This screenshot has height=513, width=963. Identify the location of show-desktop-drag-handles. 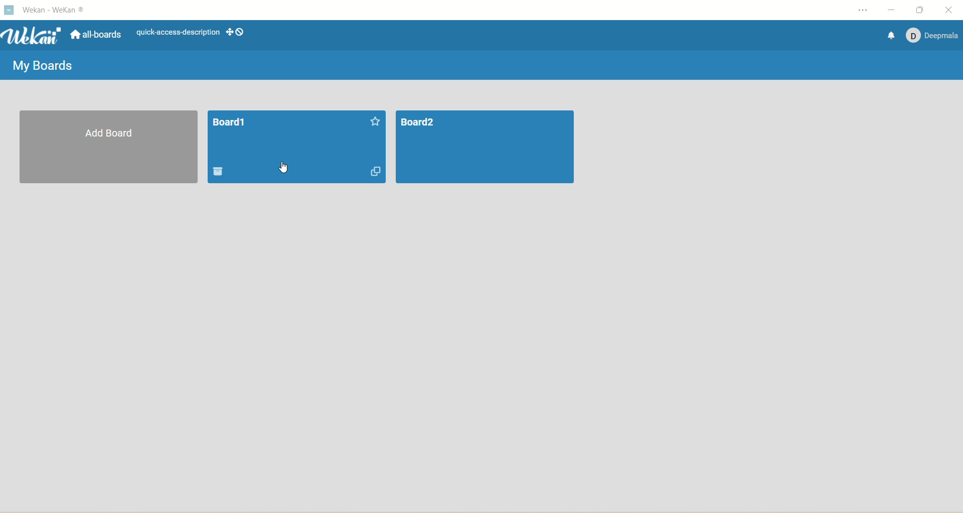
(229, 32).